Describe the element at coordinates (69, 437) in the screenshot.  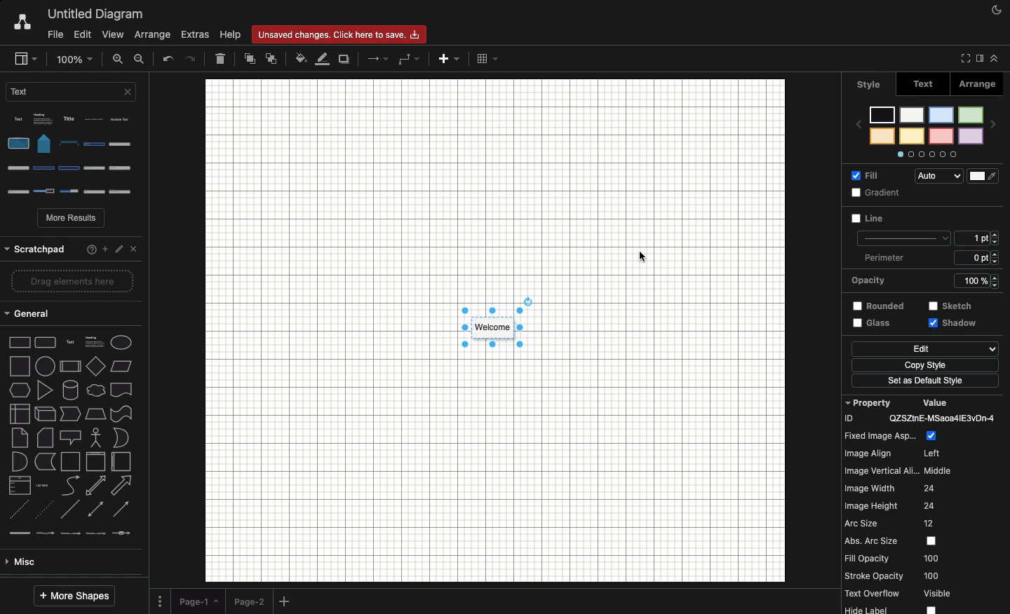
I see `Misc` at that location.